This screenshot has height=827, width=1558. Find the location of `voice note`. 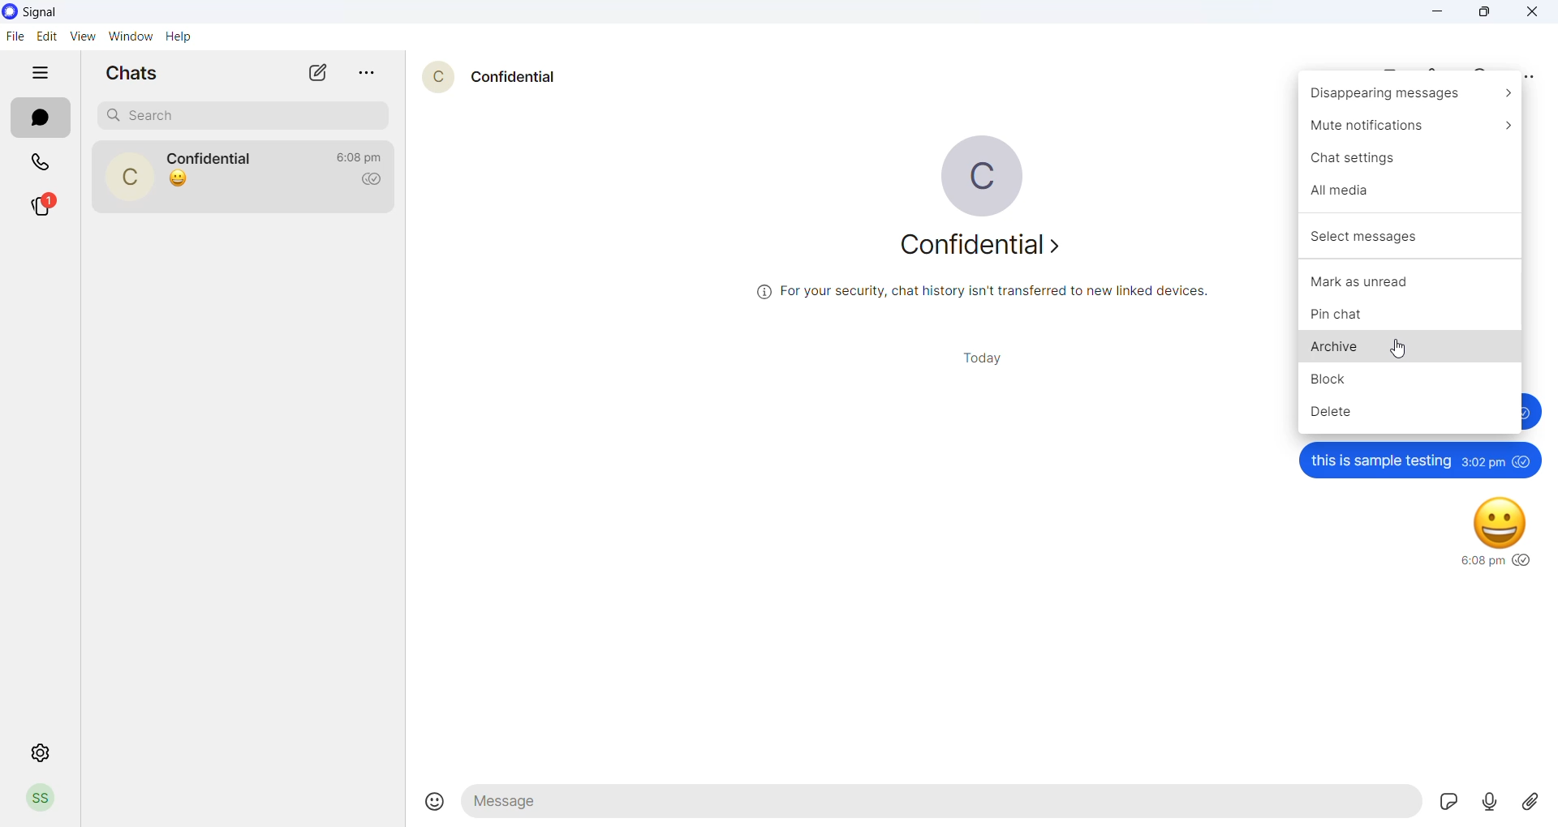

voice note is located at coordinates (1488, 803).